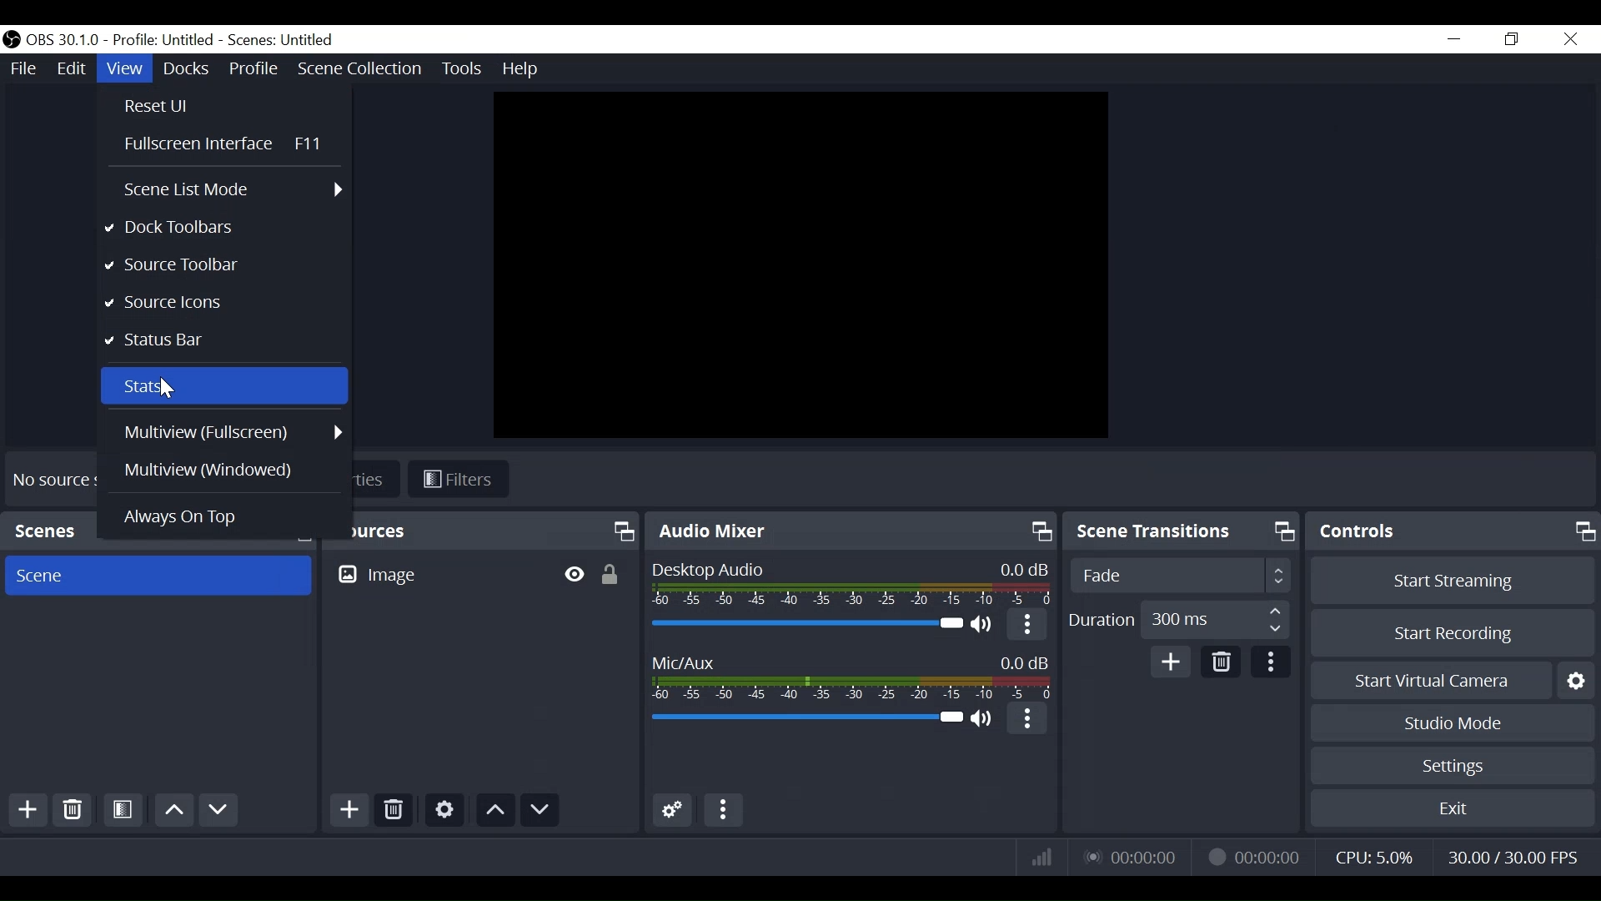 This screenshot has height=901, width=1601. Describe the element at coordinates (362, 69) in the screenshot. I see `Scene Collection` at that location.